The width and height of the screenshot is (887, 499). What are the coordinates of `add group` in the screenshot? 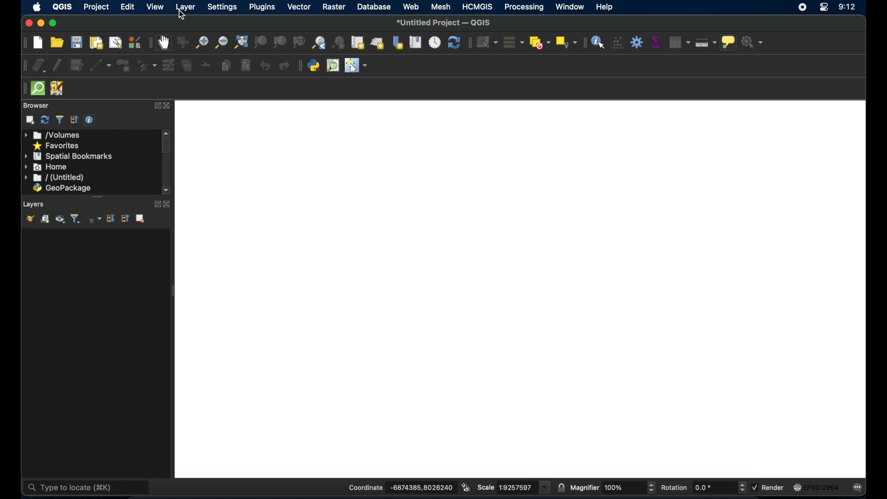 It's located at (45, 219).